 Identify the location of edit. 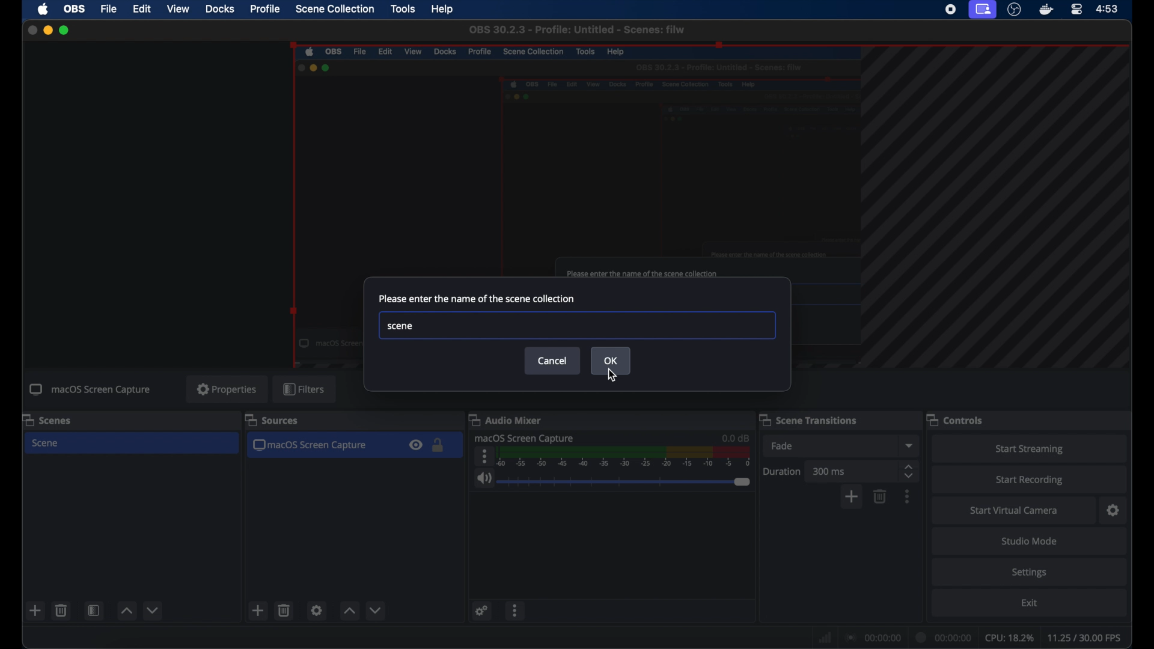
(142, 10).